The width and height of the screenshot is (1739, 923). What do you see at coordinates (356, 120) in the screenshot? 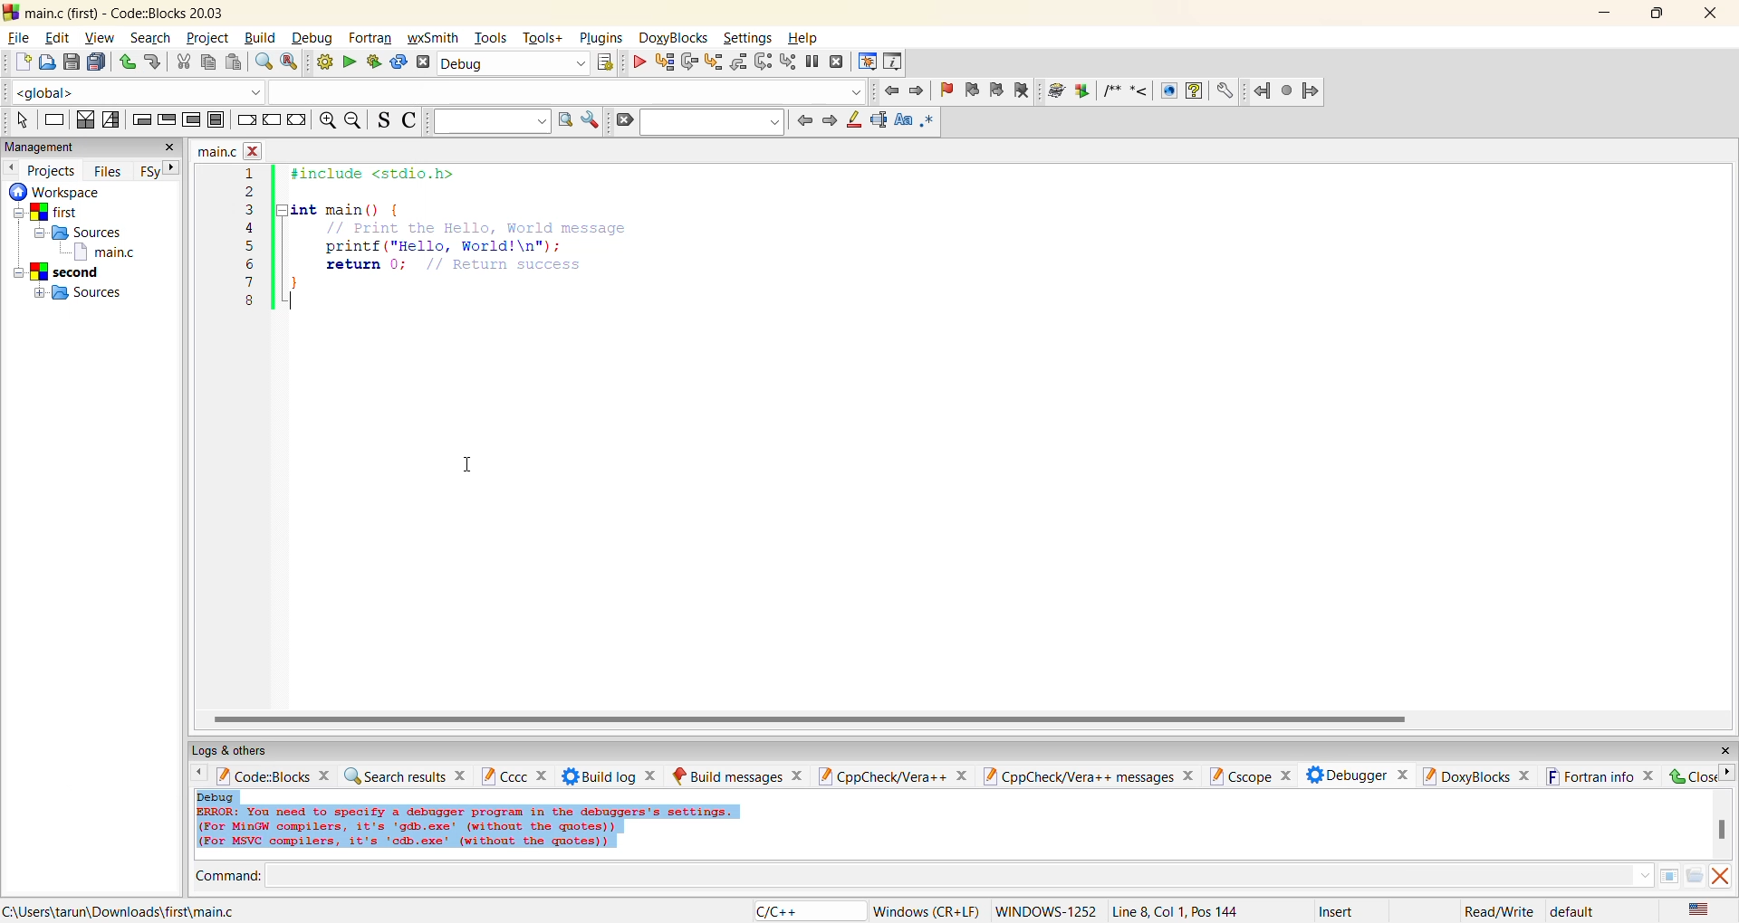
I see `zoom out` at bounding box center [356, 120].